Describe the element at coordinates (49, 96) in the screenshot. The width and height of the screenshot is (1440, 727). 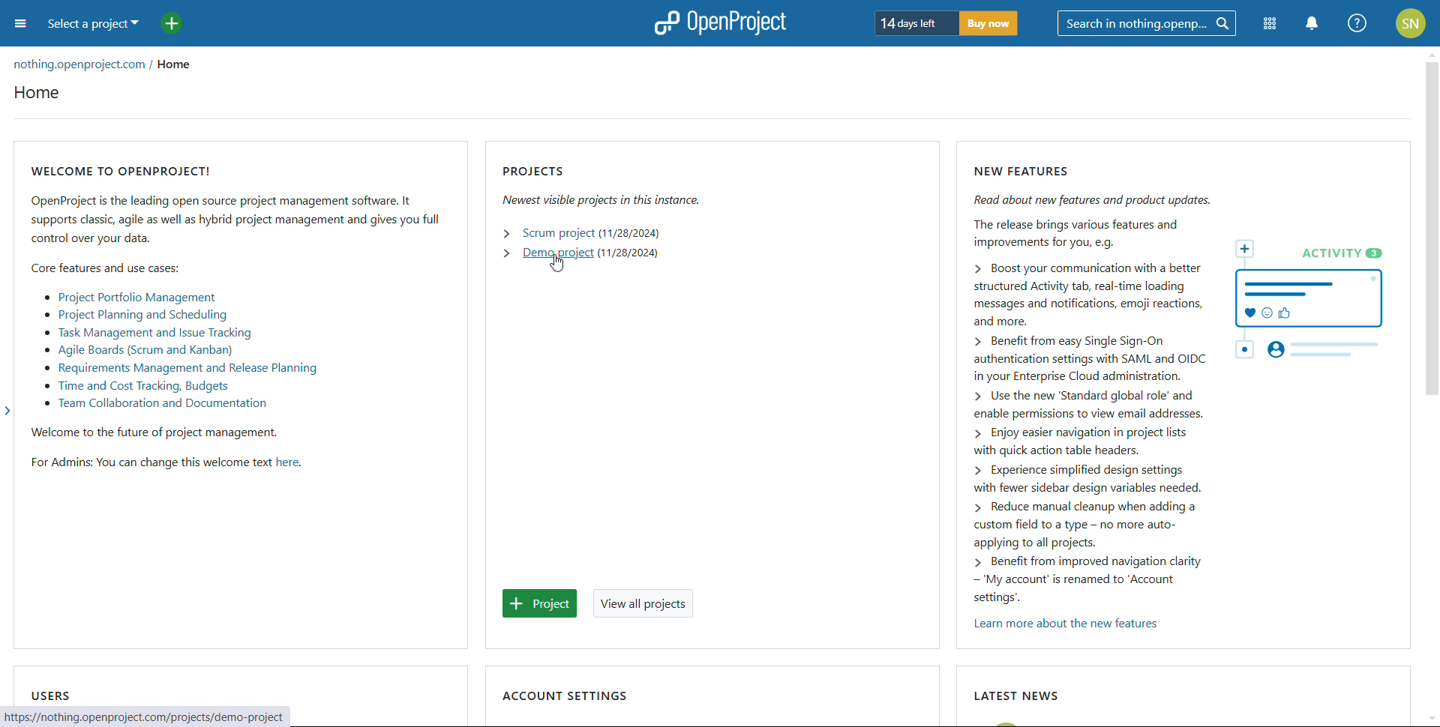
I see `Home` at that location.